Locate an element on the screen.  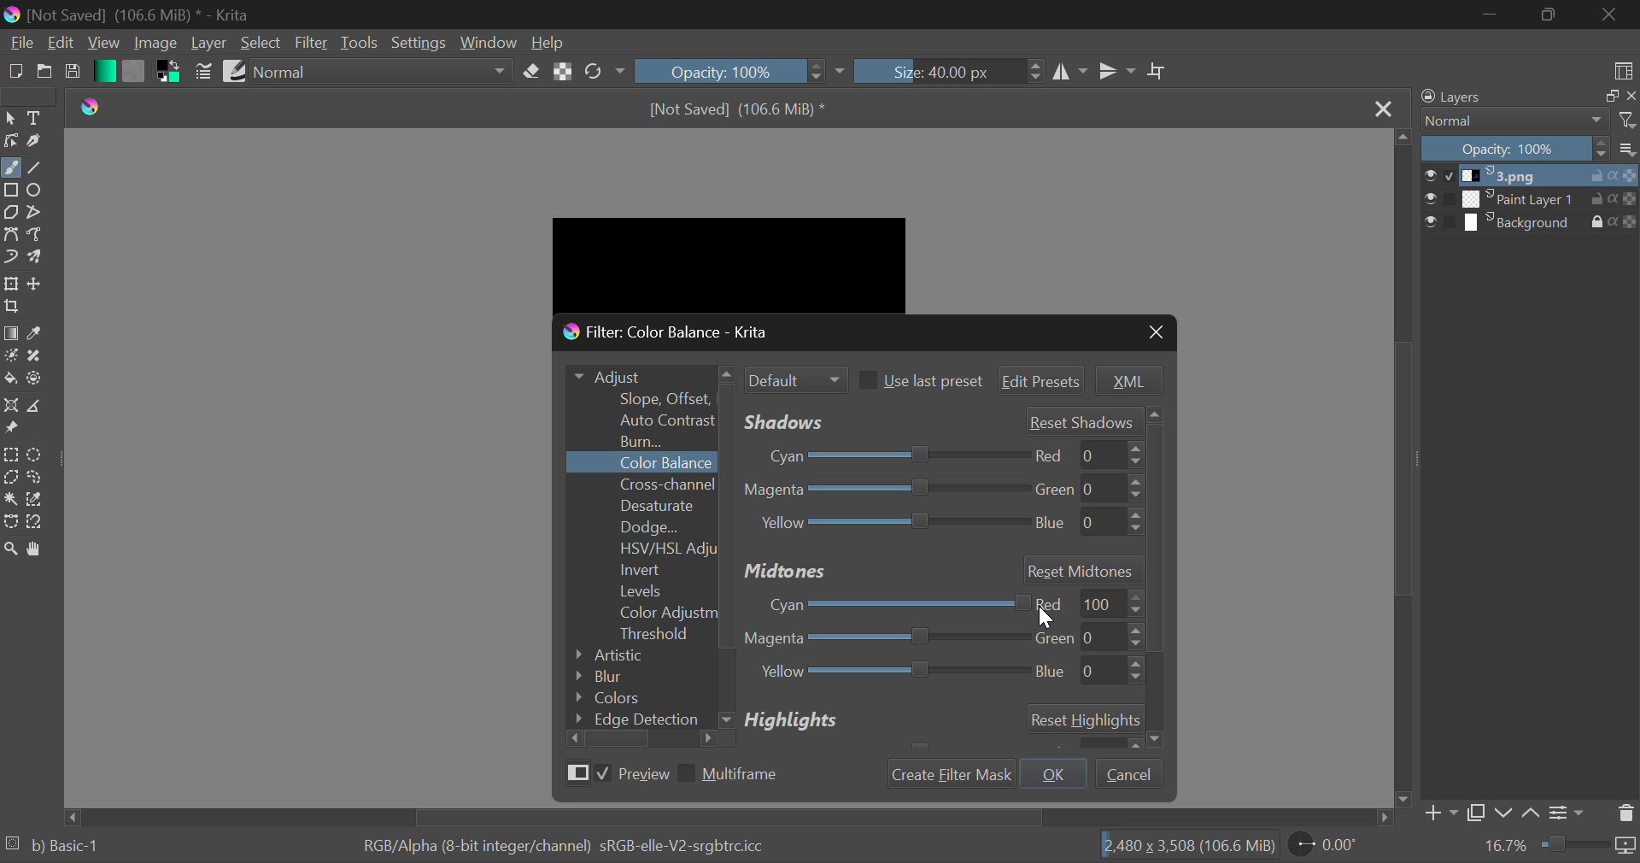
Yellow-Blue Slider is located at coordinates (882, 524).